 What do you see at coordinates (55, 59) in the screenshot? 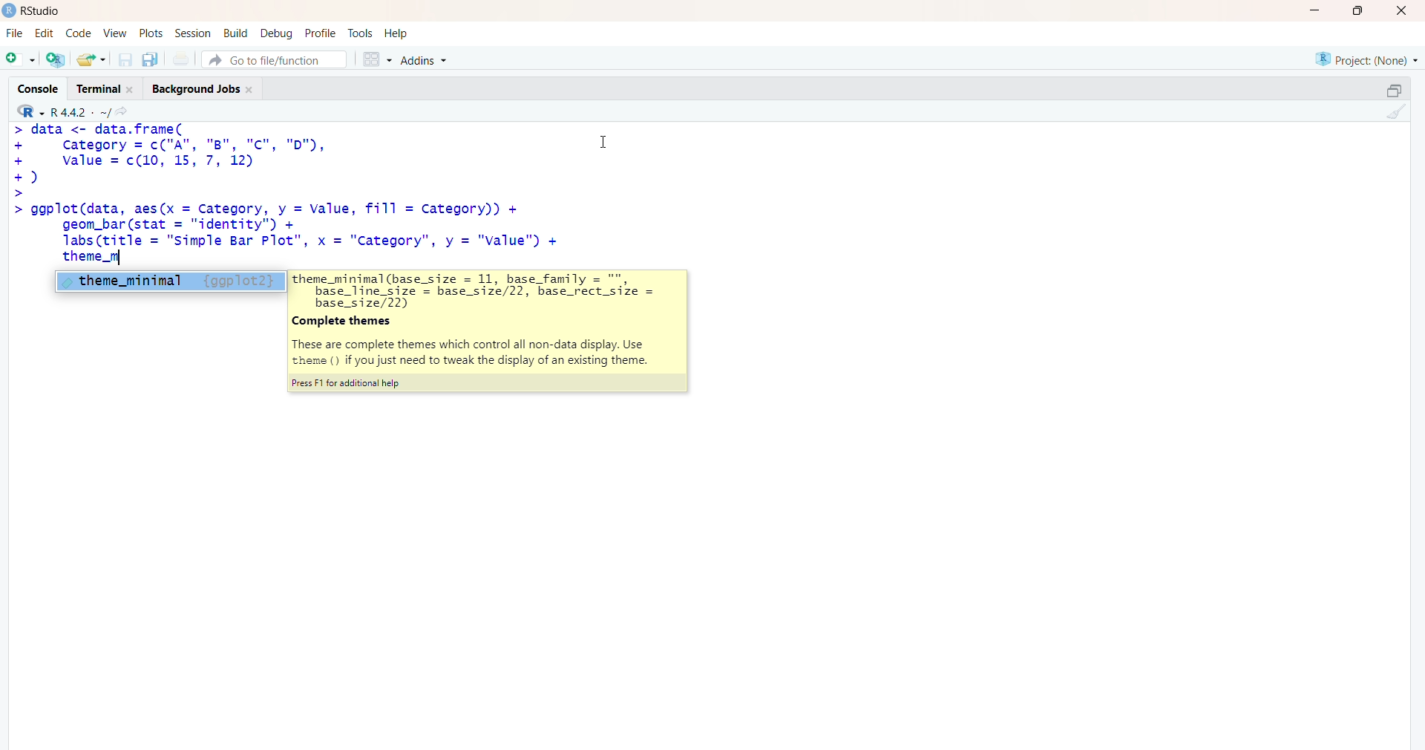
I see `create a project` at bounding box center [55, 59].